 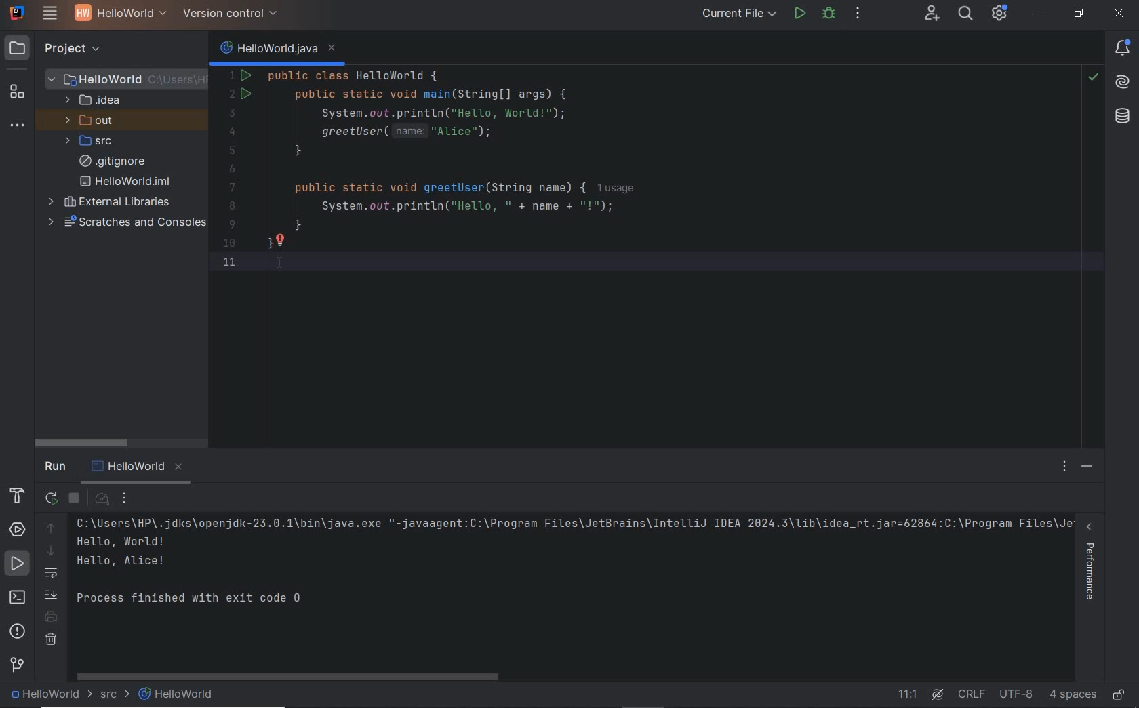 What do you see at coordinates (51, 642) in the screenshot?
I see `clear all` at bounding box center [51, 642].